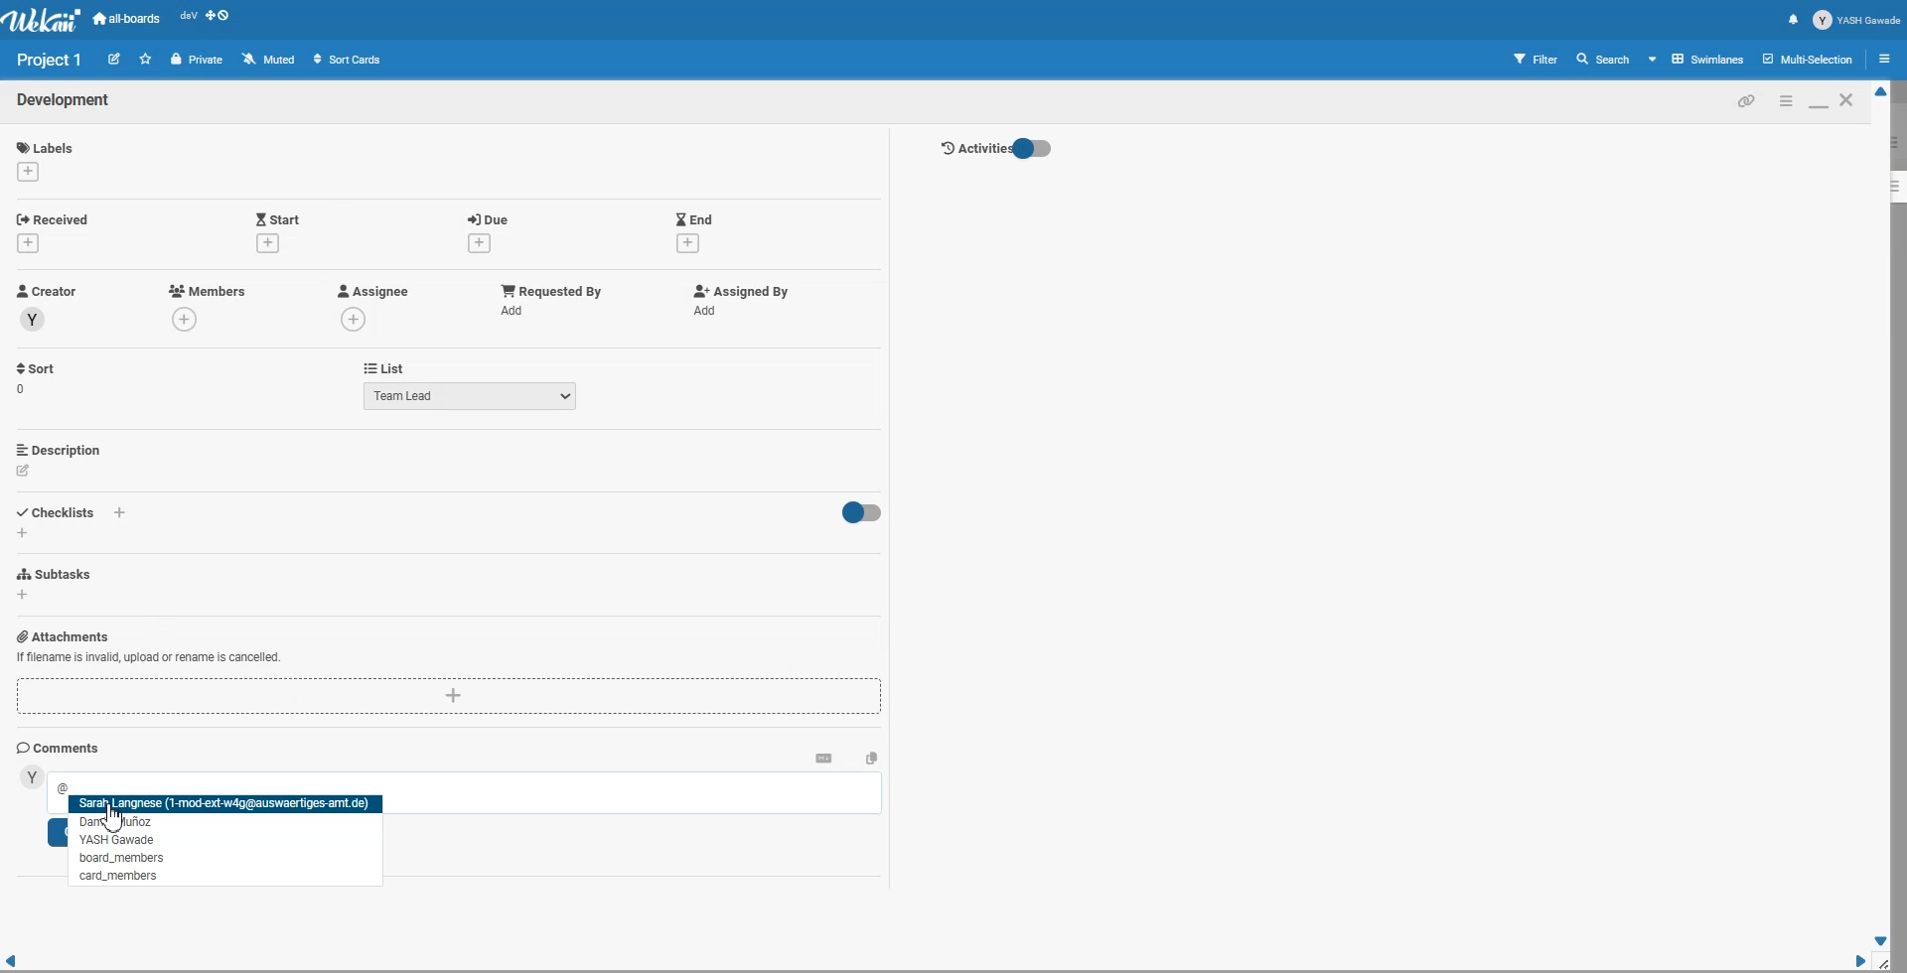 Image resolution: width=1907 pixels, height=973 pixels. Describe the element at coordinates (1882, 516) in the screenshot. I see `Vertical Scroll bar` at that location.